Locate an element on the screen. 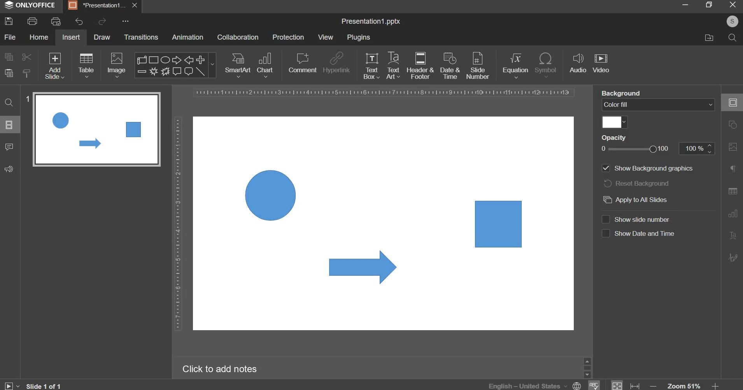 The height and width of the screenshot is (390, 743). opacity is located at coordinates (659, 149).